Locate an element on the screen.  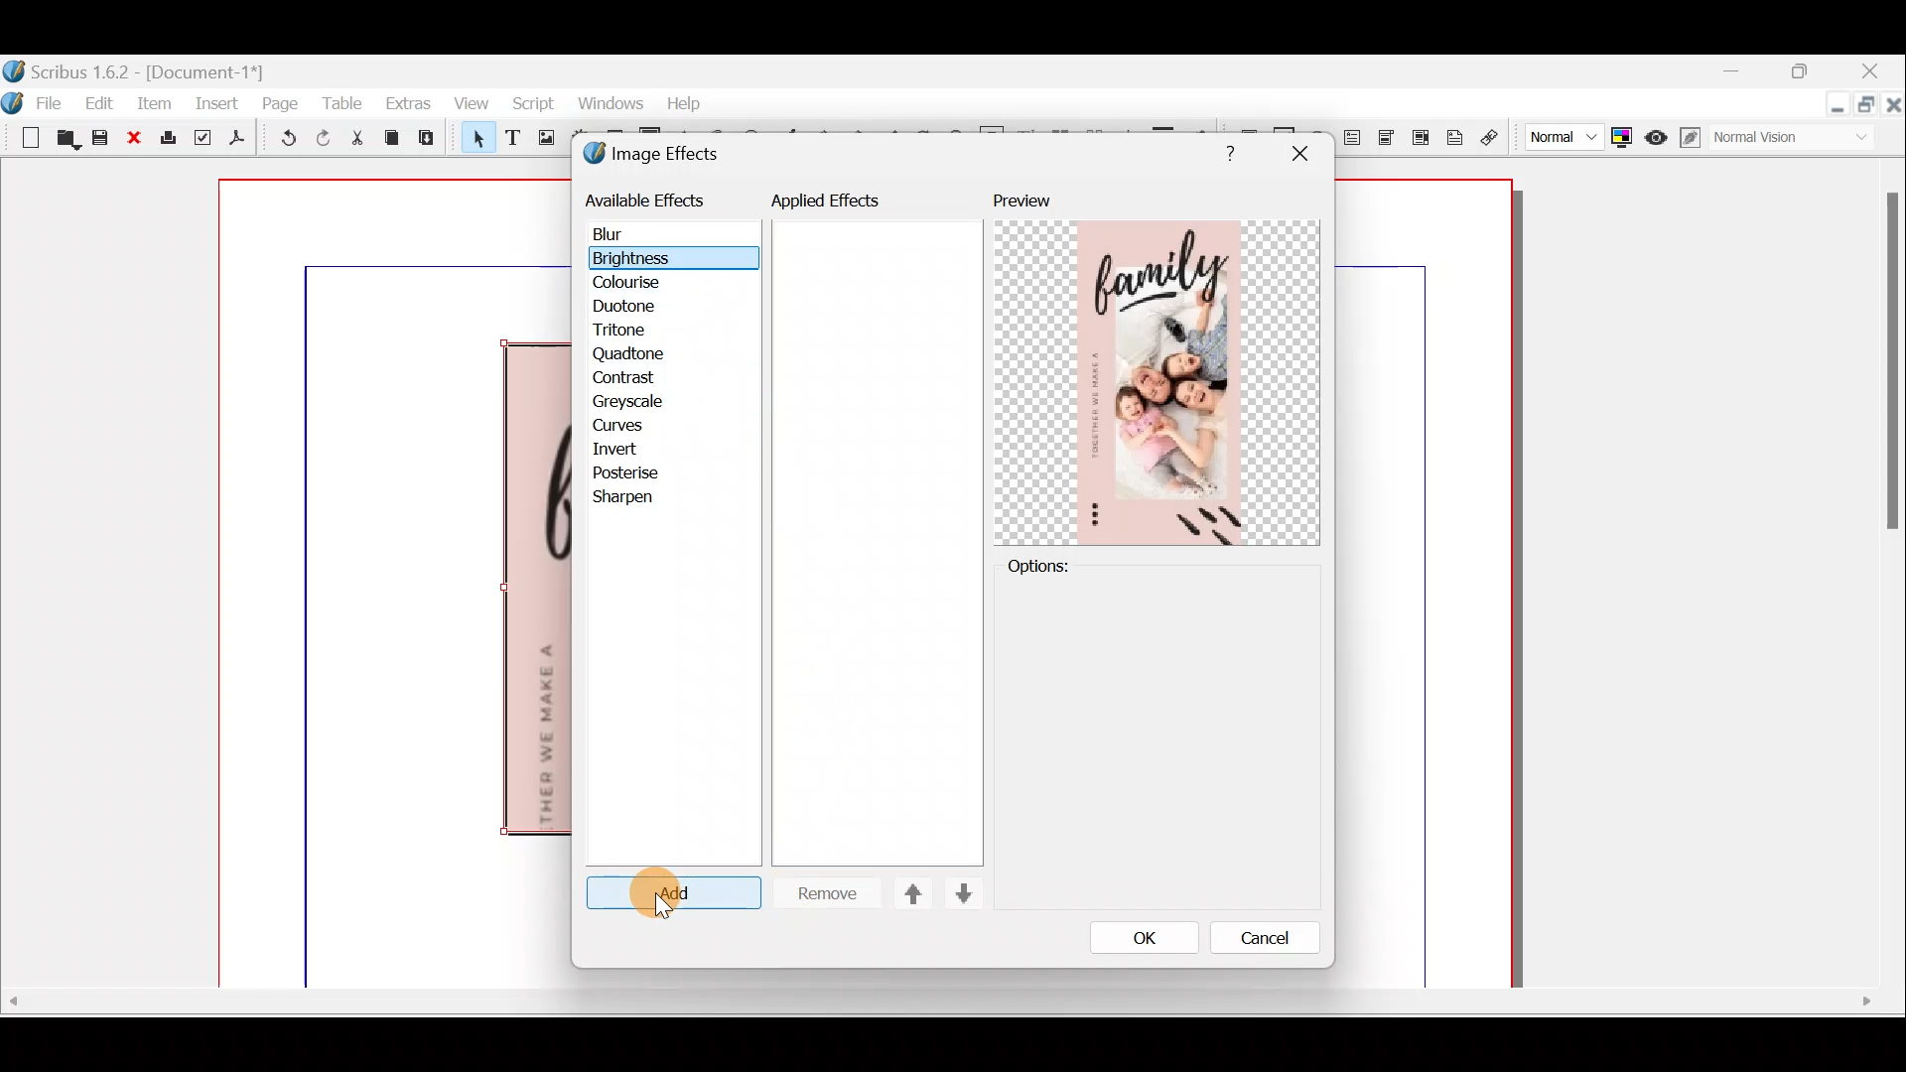
Page is located at coordinates (281, 102).